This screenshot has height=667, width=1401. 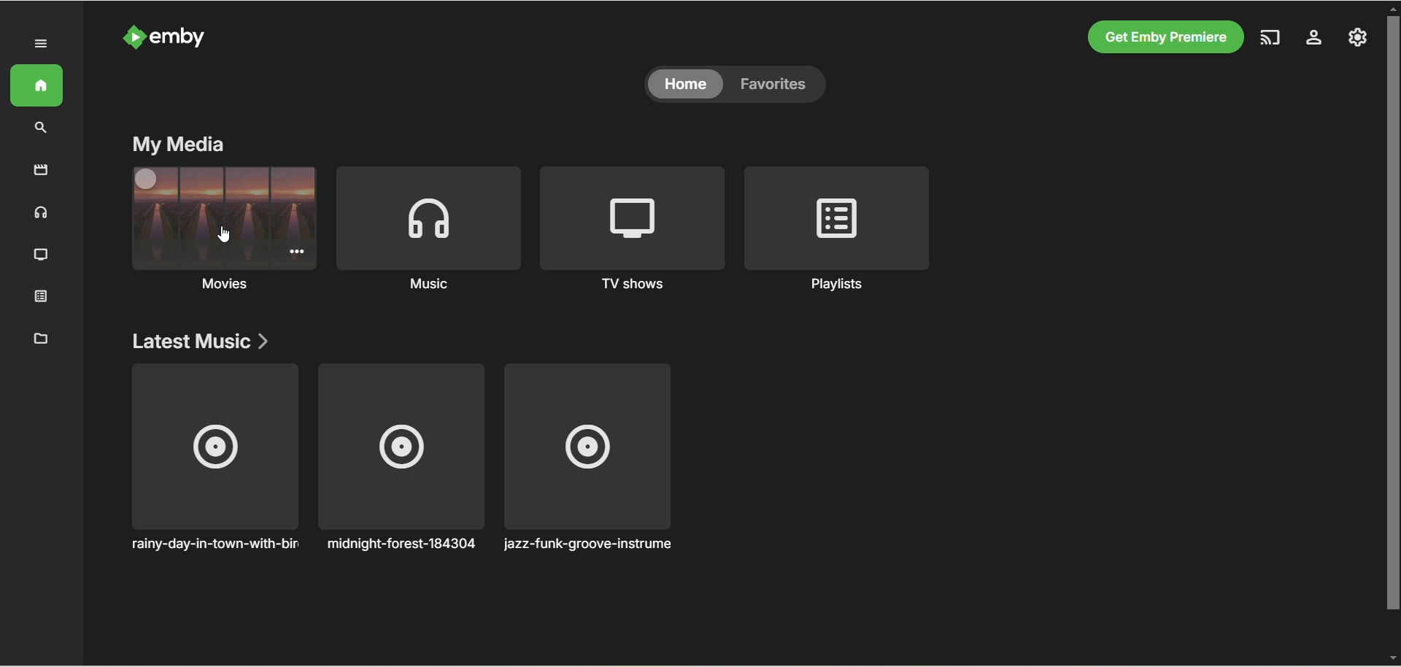 What do you see at coordinates (632, 230) in the screenshot?
I see `TV shows` at bounding box center [632, 230].